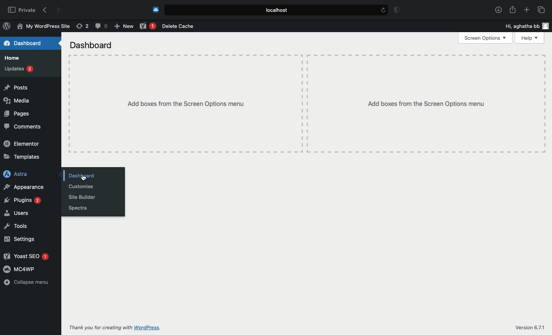  I want to click on Spectra, so click(79, 208).